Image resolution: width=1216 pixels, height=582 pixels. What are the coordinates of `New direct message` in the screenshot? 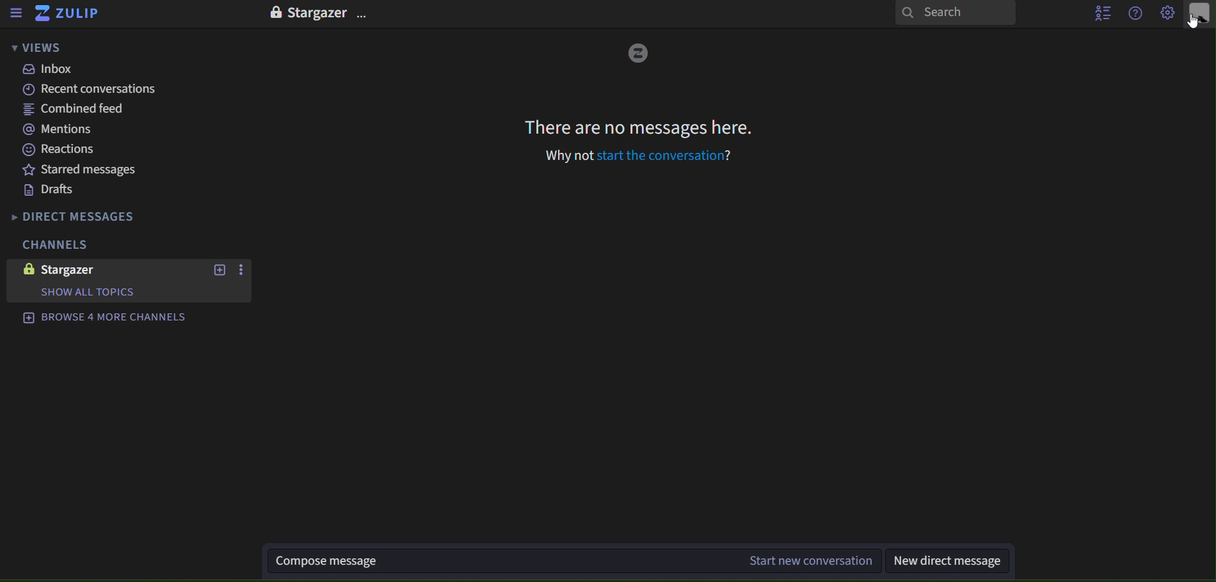 It's located at (954, 562).